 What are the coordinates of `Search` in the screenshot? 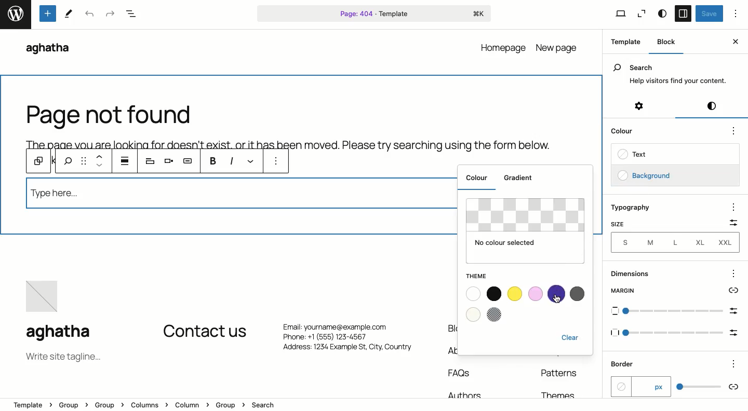 It's located at (241, 197).